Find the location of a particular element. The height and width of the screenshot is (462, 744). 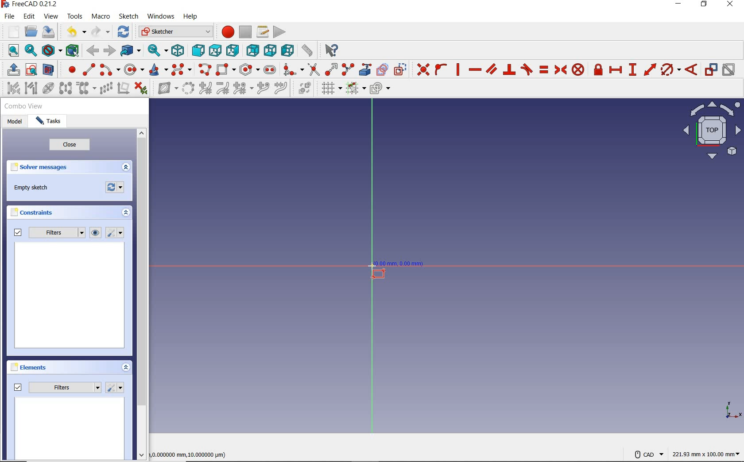

stop macro recording is located at coordinates (245, 32).